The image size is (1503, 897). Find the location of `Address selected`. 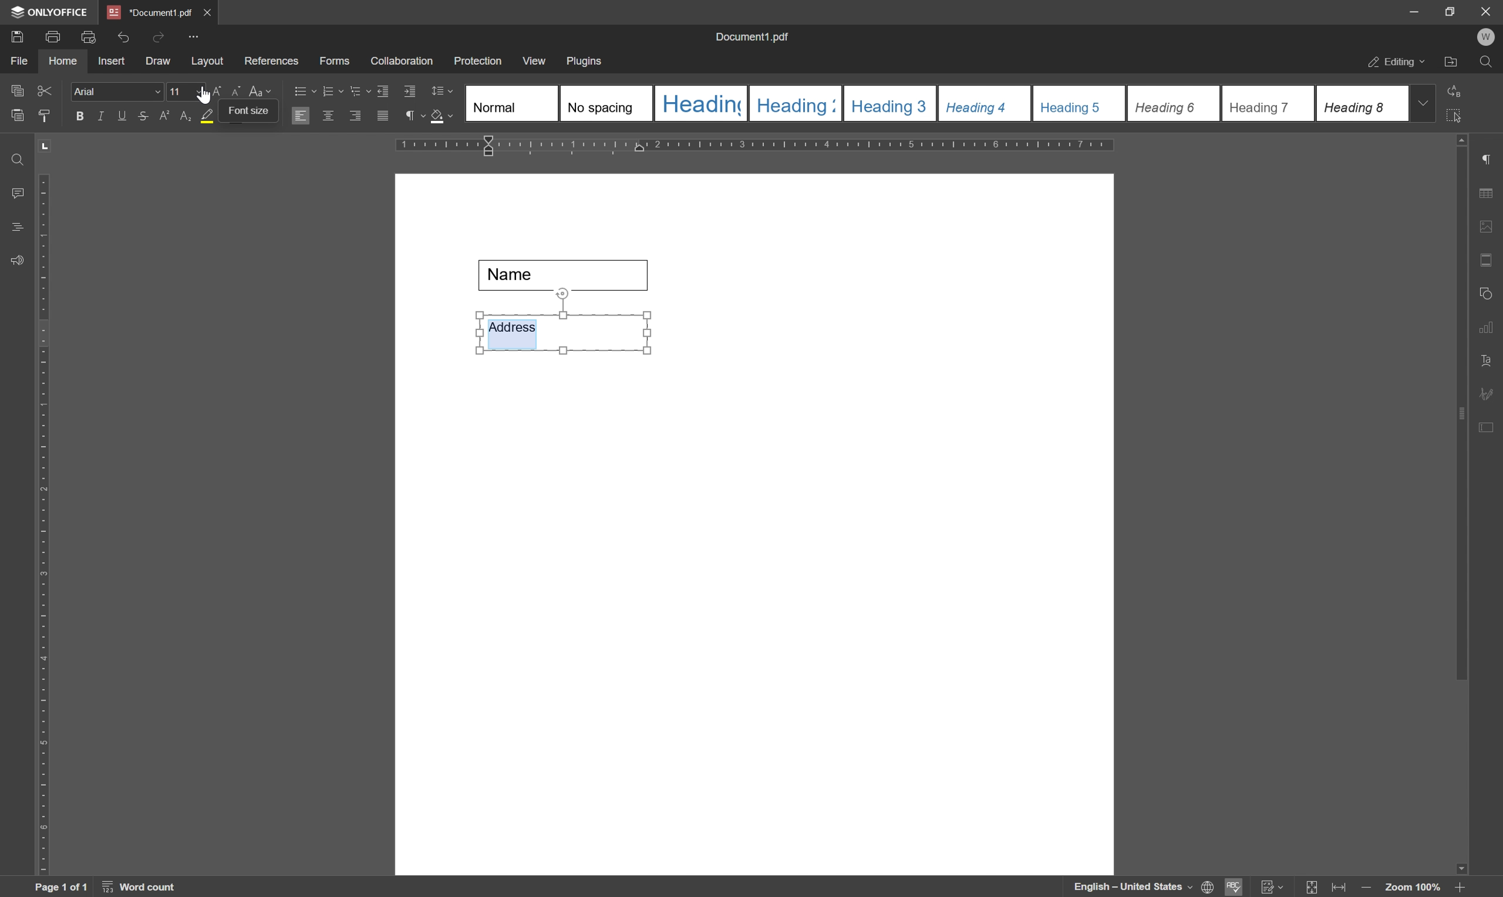

Address selected is located at coordinates (513, 332).